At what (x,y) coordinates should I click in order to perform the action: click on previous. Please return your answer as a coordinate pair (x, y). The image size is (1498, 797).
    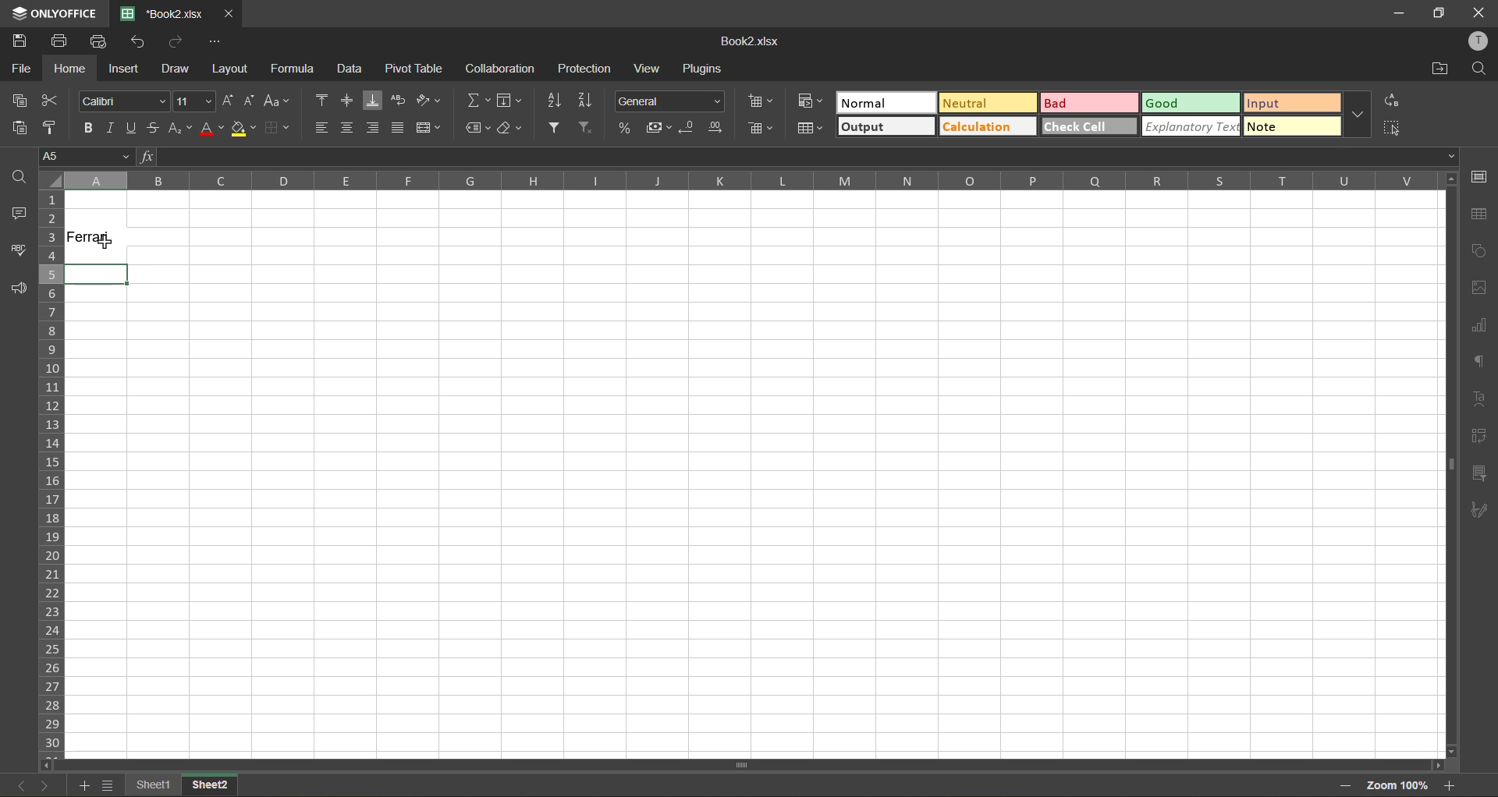
    Looking at the image, I should click on (19, 785).